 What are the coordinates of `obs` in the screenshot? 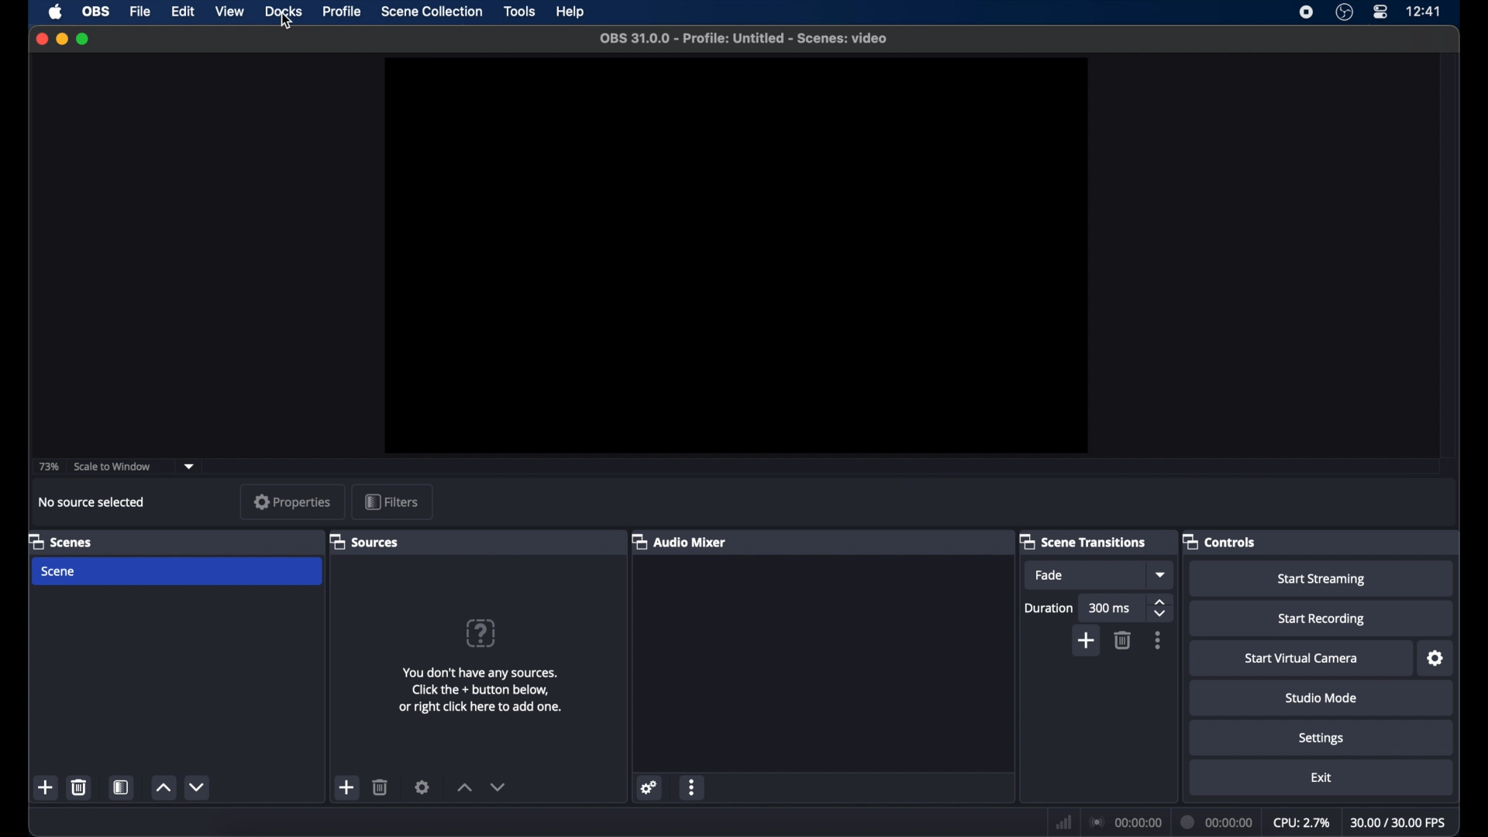 It's located at (97, 10).